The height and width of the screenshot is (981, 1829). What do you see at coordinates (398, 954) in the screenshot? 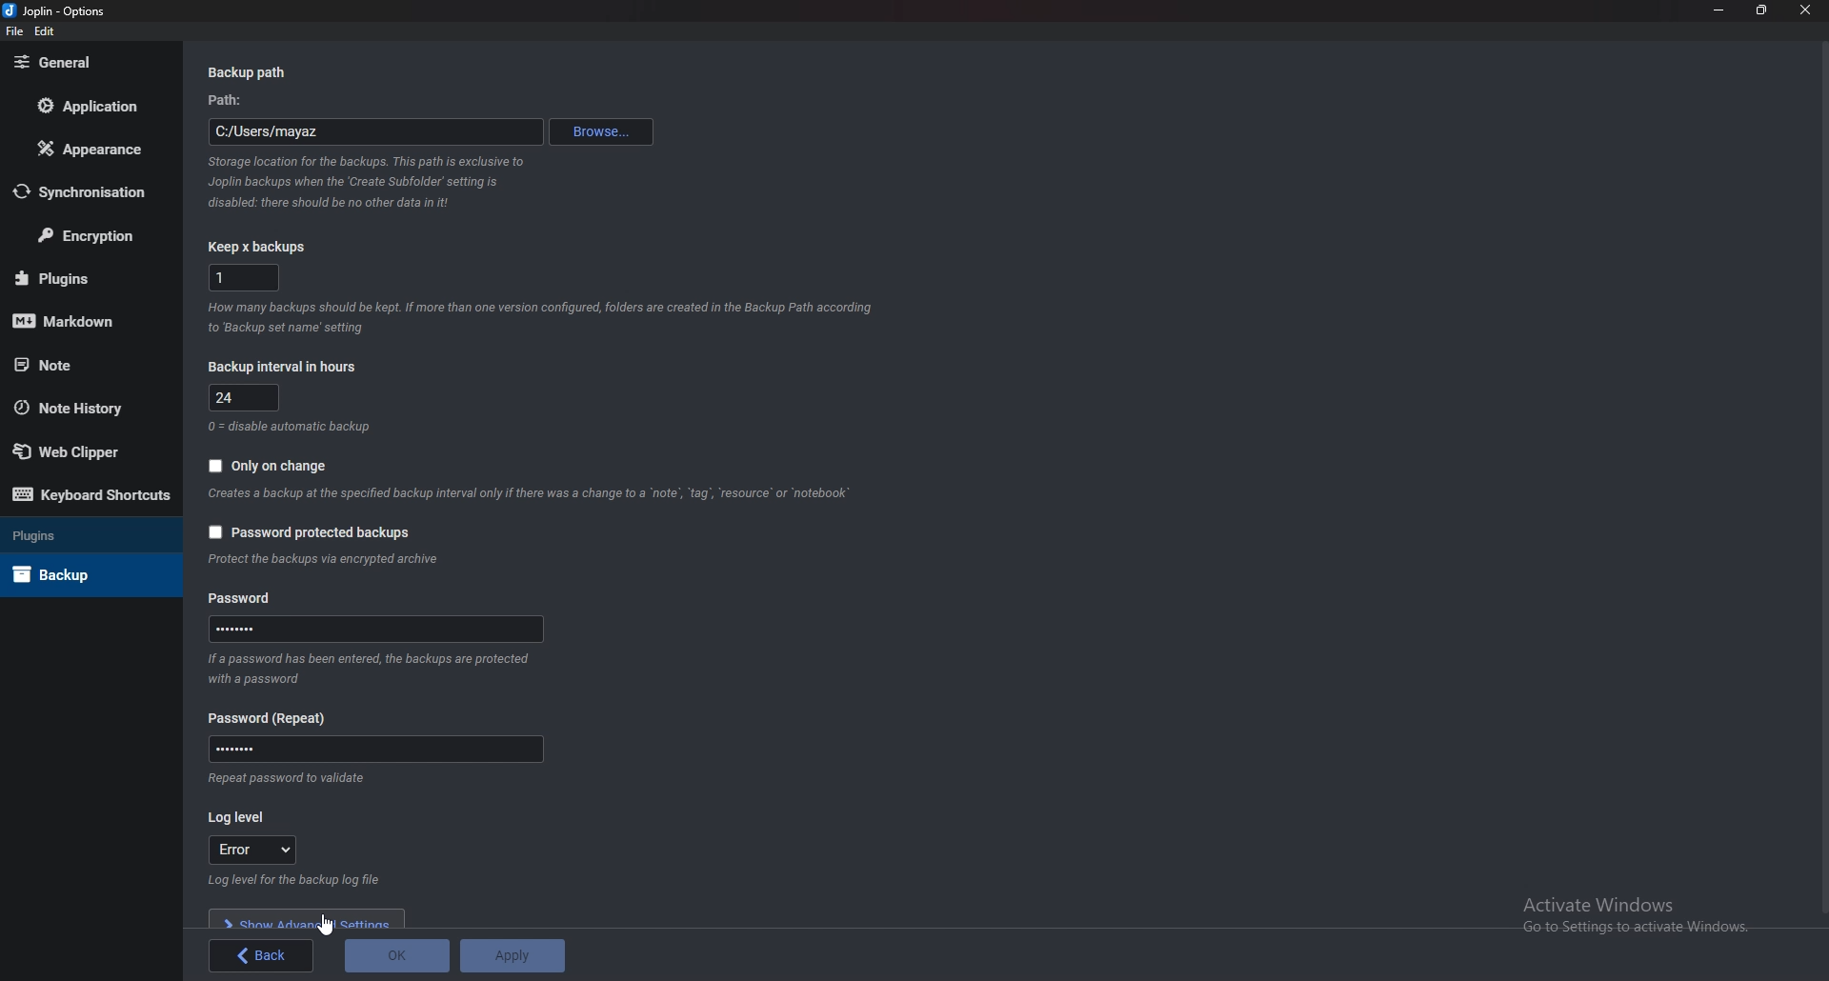
I see `O K` at bounding box center [398, 954].